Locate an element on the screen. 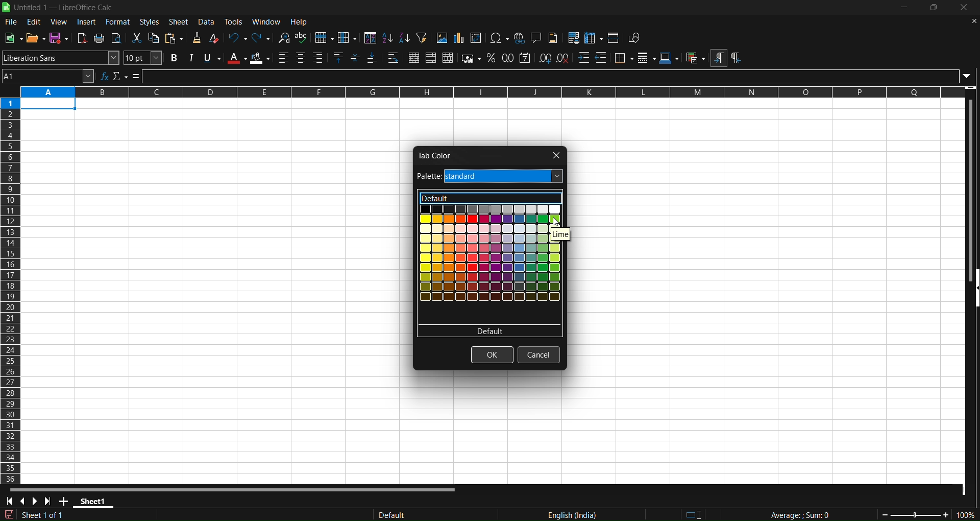 The height and width of the screenshot is (521, 980). cut is located at coordinates (138, 38).